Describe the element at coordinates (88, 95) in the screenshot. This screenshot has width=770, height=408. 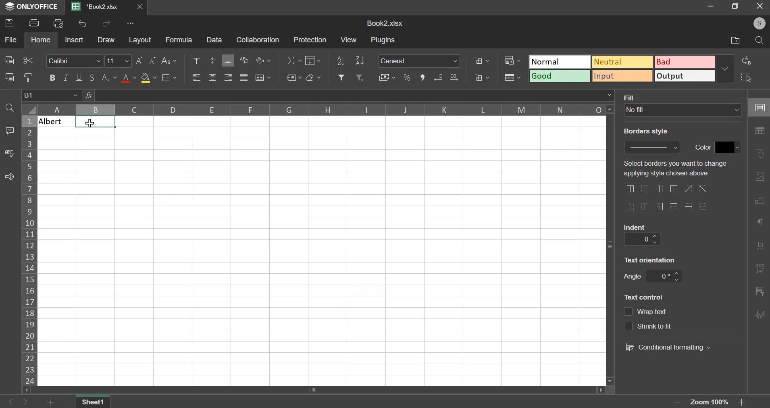
I see `function` at that location.